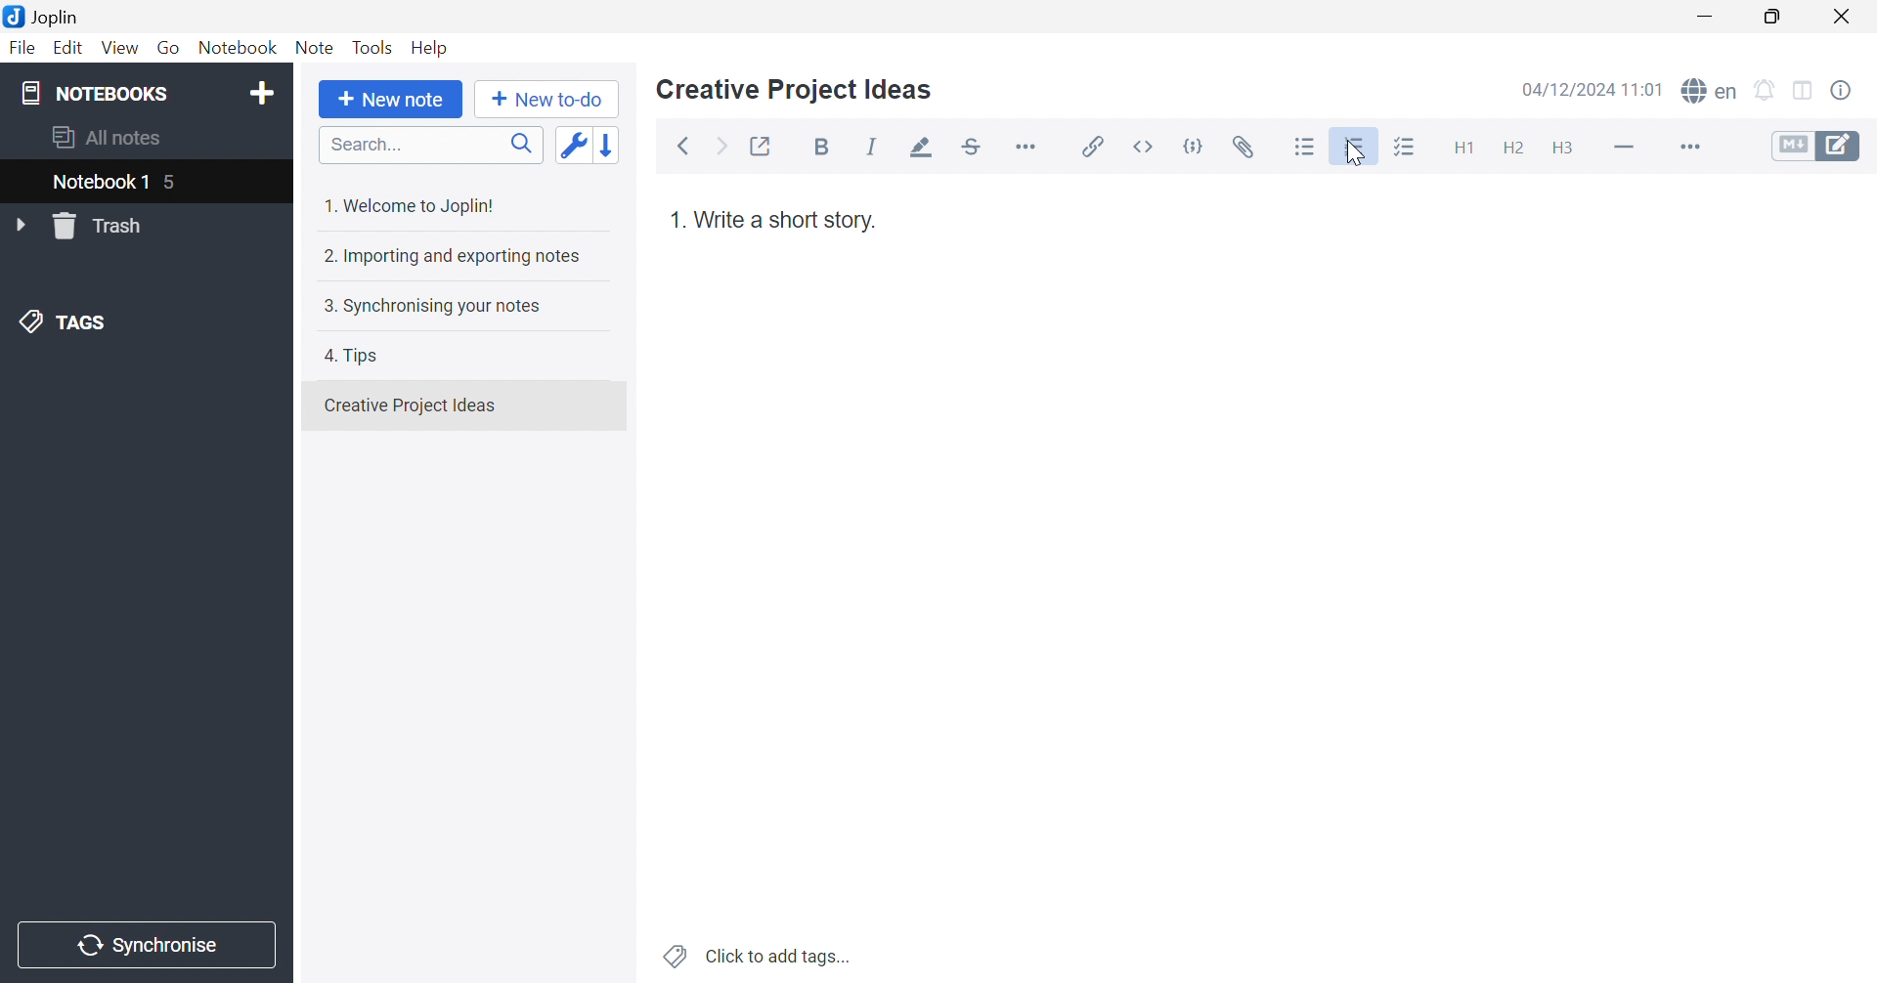 The width and height of the screenshot is (1877, 983). What do you see at coordinates (417, 202) in the screenshot?
I see `1. Welcome to Joplin!` at bounding box center [417, 202].